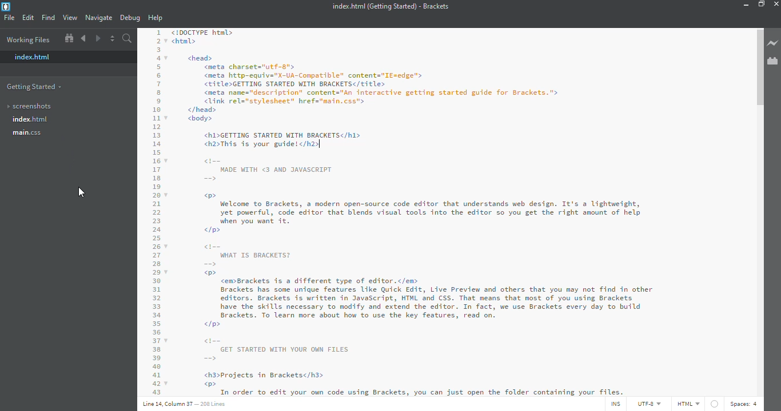 This screenshot has height=411, width=781. Describe the element at coordinates (69, 38) in the screenshot. I see `show in file tree` at that location.